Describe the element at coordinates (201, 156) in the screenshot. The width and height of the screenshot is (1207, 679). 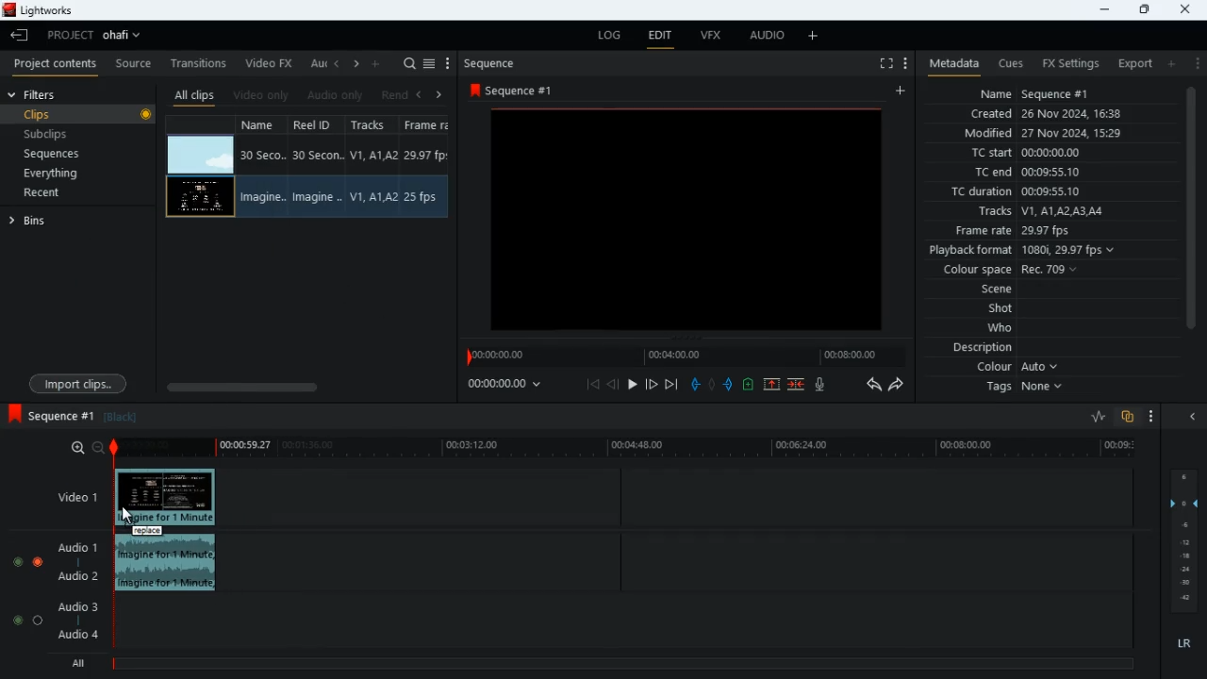
I see `image` at that location.